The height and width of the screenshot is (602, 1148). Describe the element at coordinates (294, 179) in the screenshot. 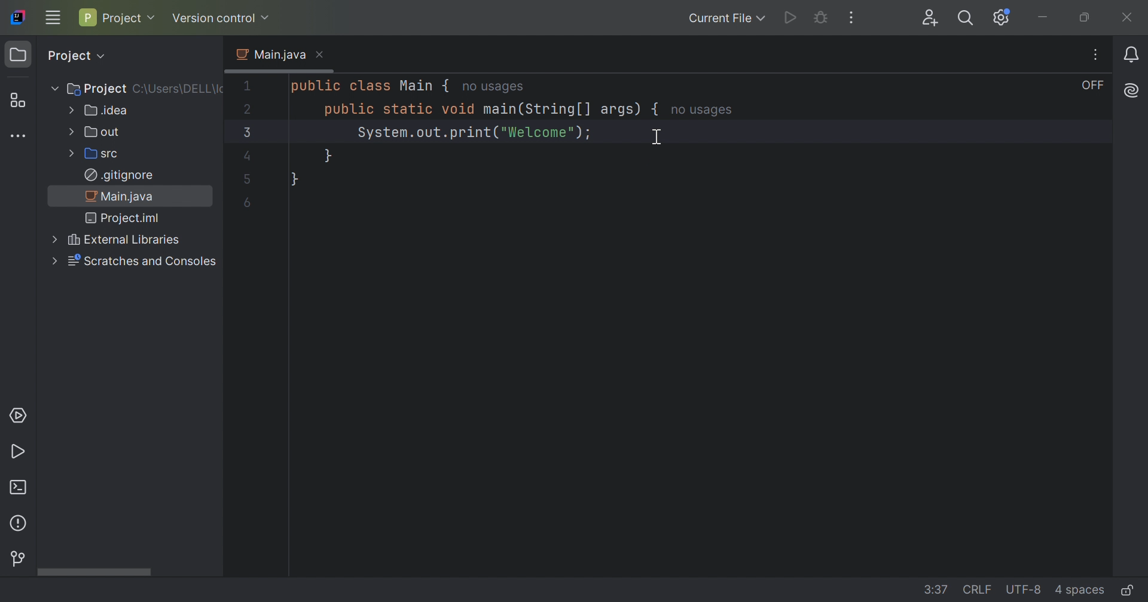

I see `}` at that location.